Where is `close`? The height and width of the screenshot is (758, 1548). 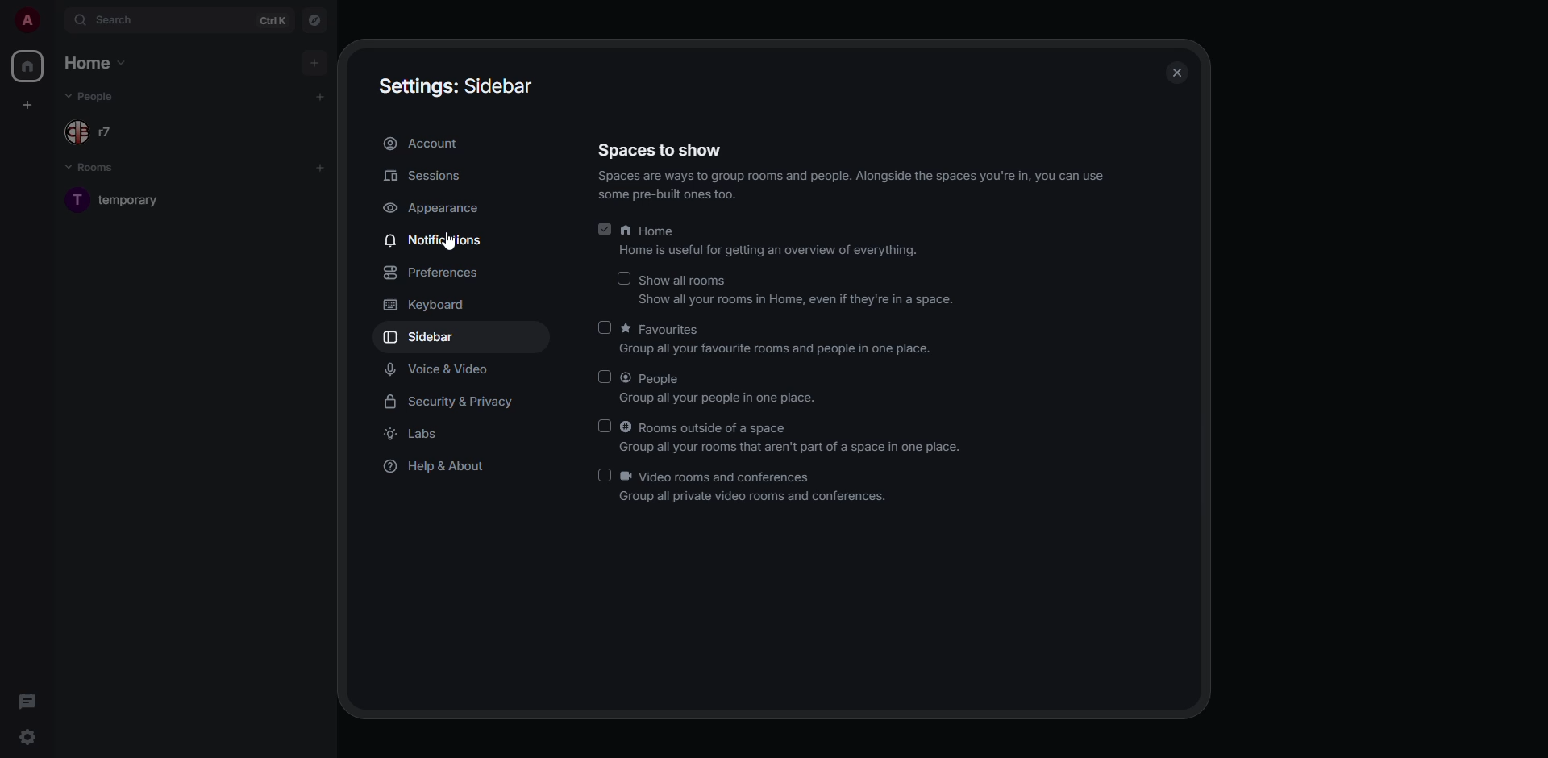 close is located at coordinates (1176, 75).